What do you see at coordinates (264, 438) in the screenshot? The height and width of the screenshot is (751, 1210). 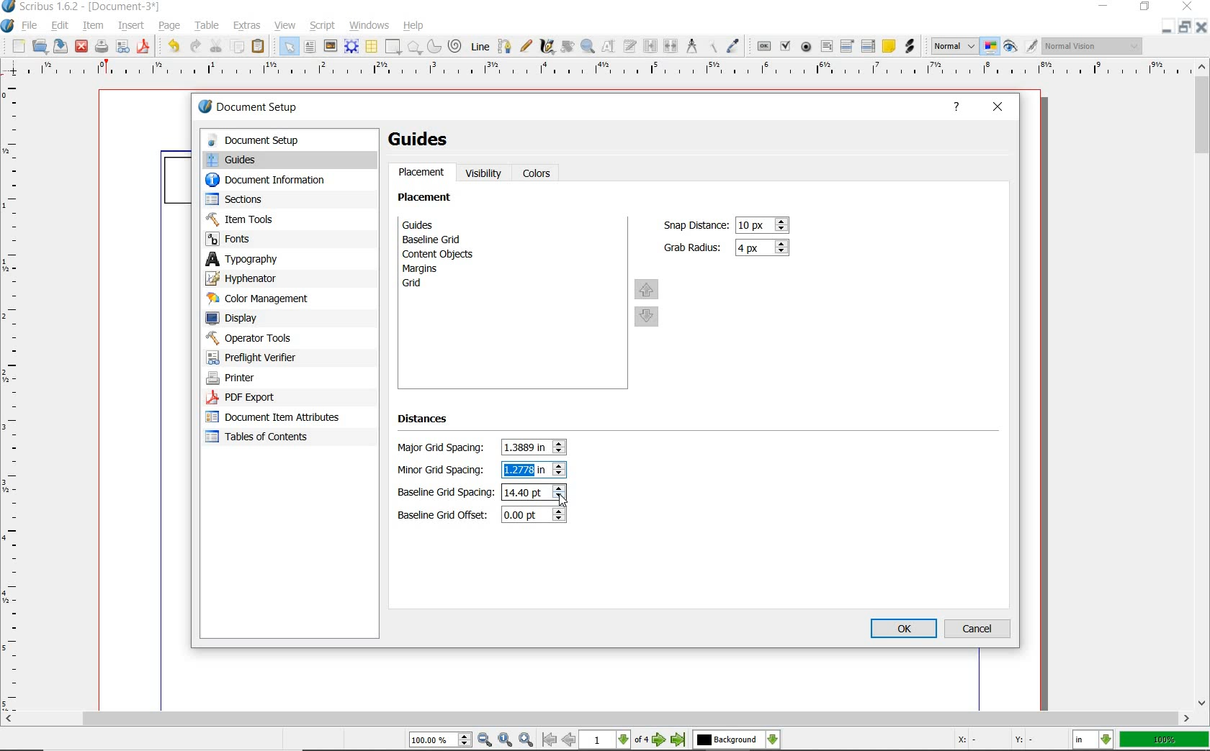 I see `Tables of contents` at bounding box center [264, 438].